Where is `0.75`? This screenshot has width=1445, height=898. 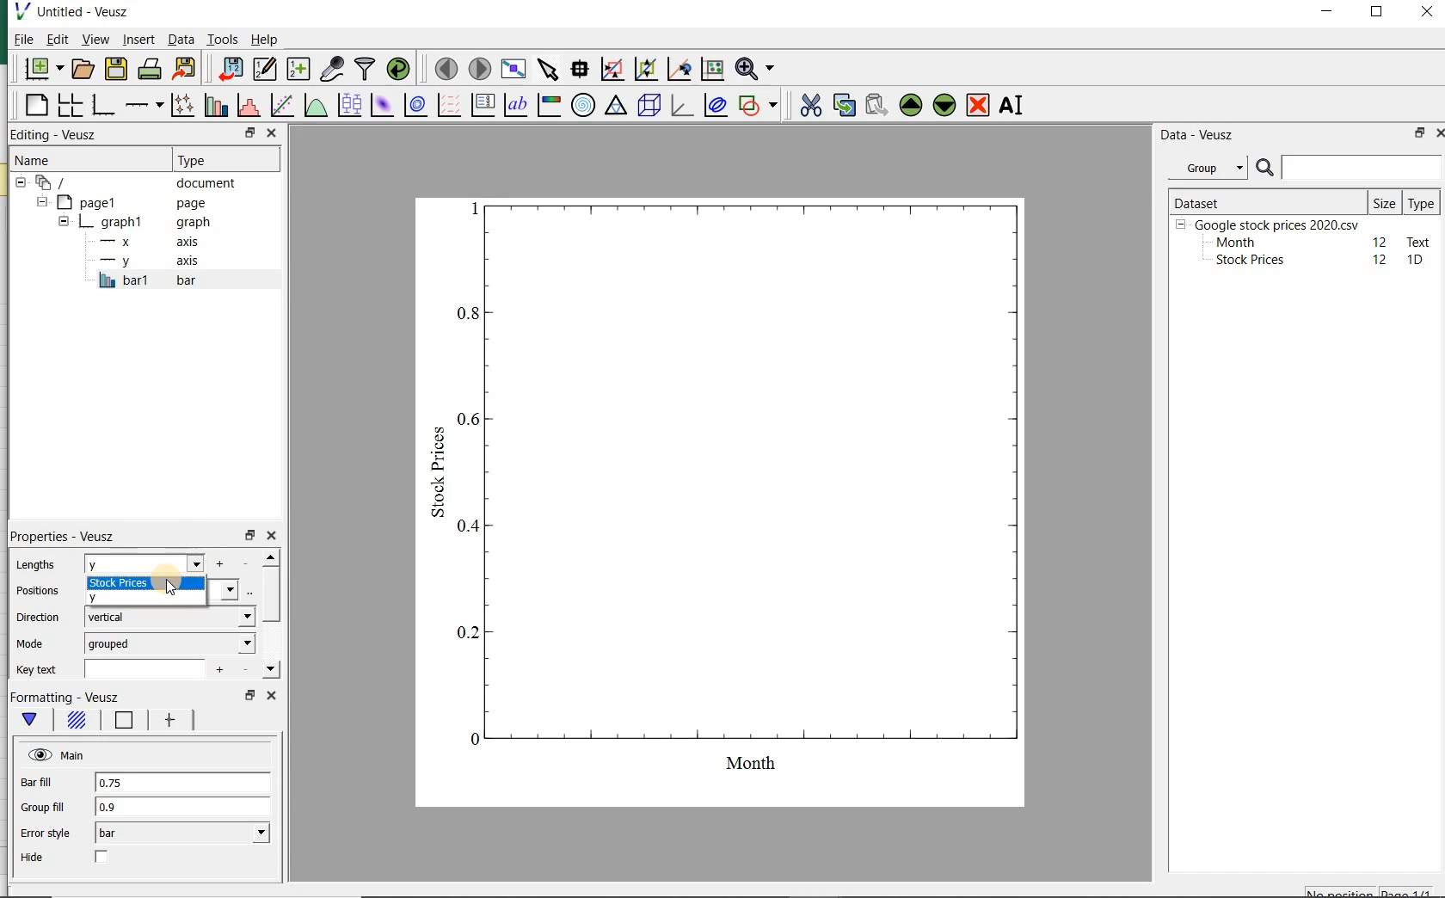
0.75 is located at coordinates (184, 783).